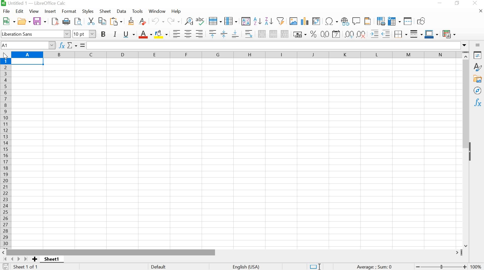  What do you see at coordinates (478, 79) in the screenshot?
I see `Gallery` at bounding box center [478, 79].